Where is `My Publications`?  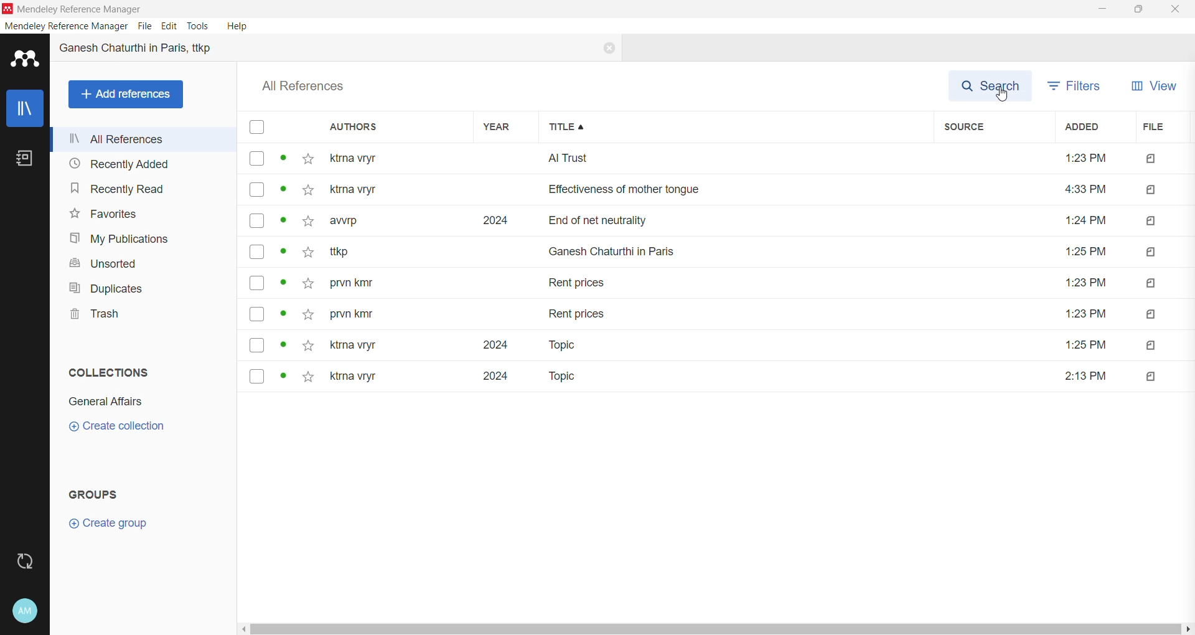
My Publications is located at coordinates (117, 240).